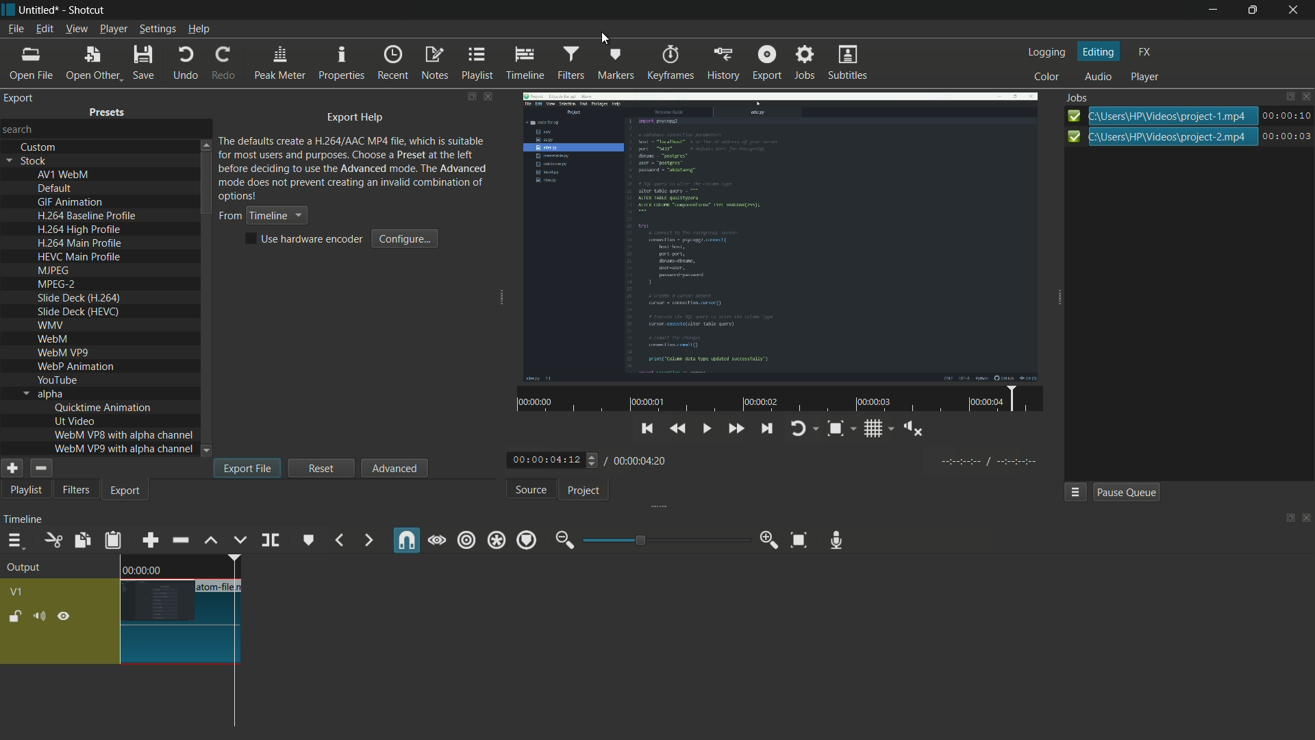  I want to click on file name, so click(221, 587).